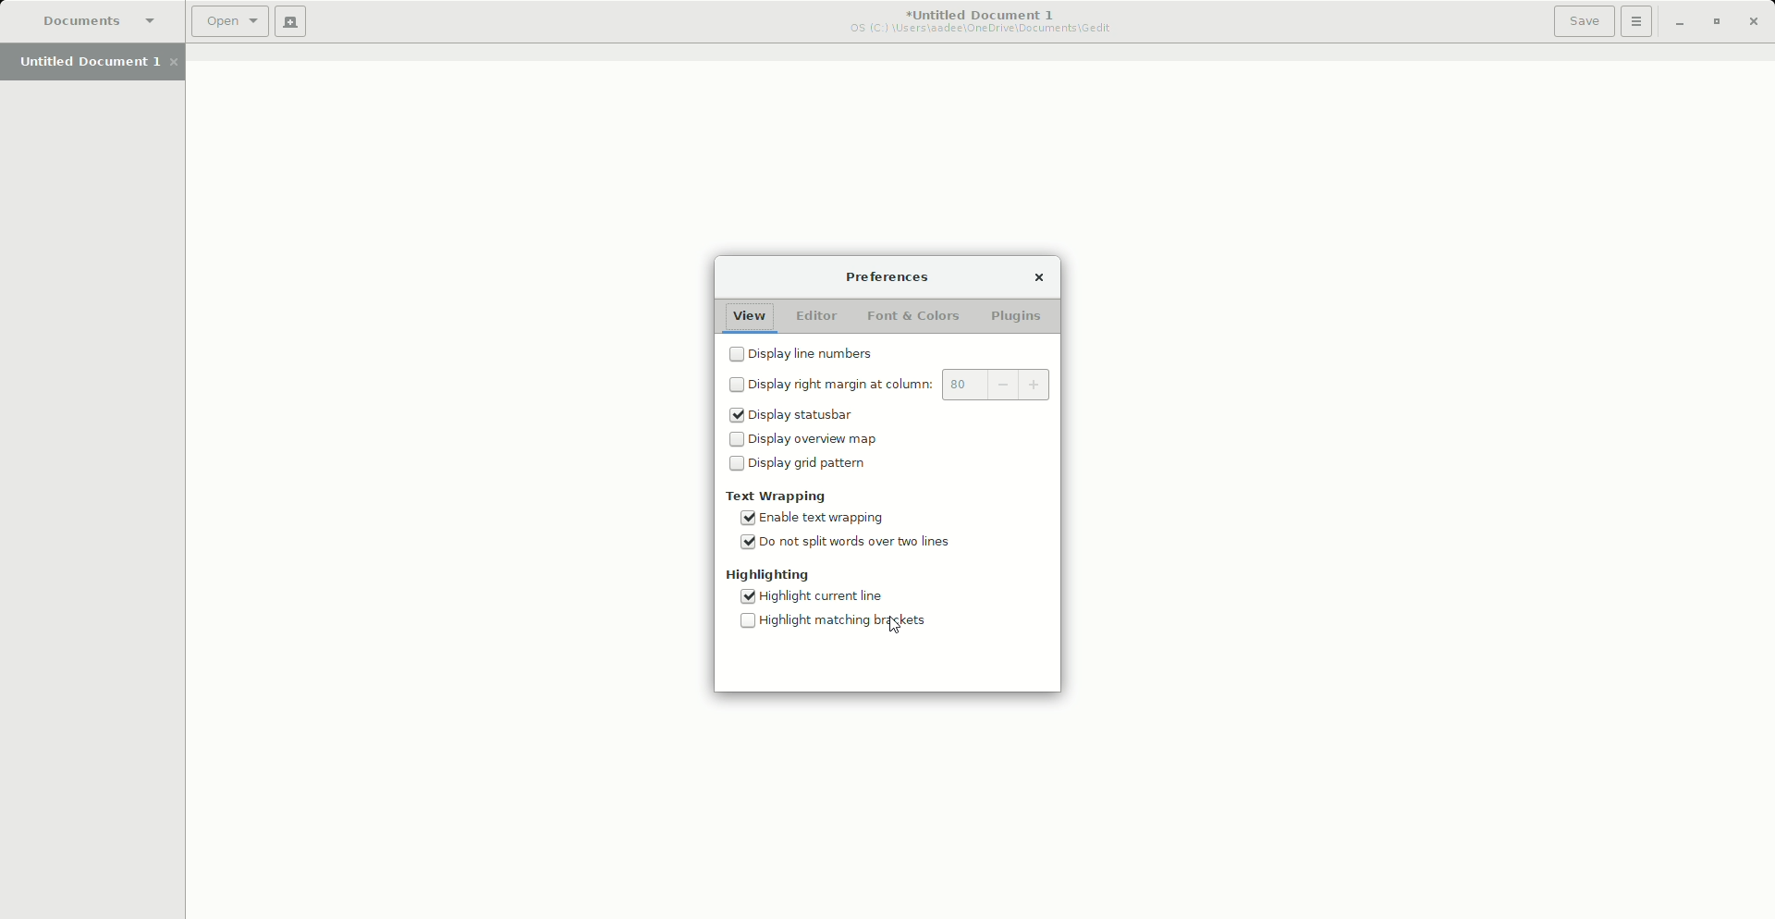 This screenshot has height=919, width=1775. What do you see at coordinates (826, 386) in the screenshot?
I see `Right margin at column` at bounding box center [826, 386].